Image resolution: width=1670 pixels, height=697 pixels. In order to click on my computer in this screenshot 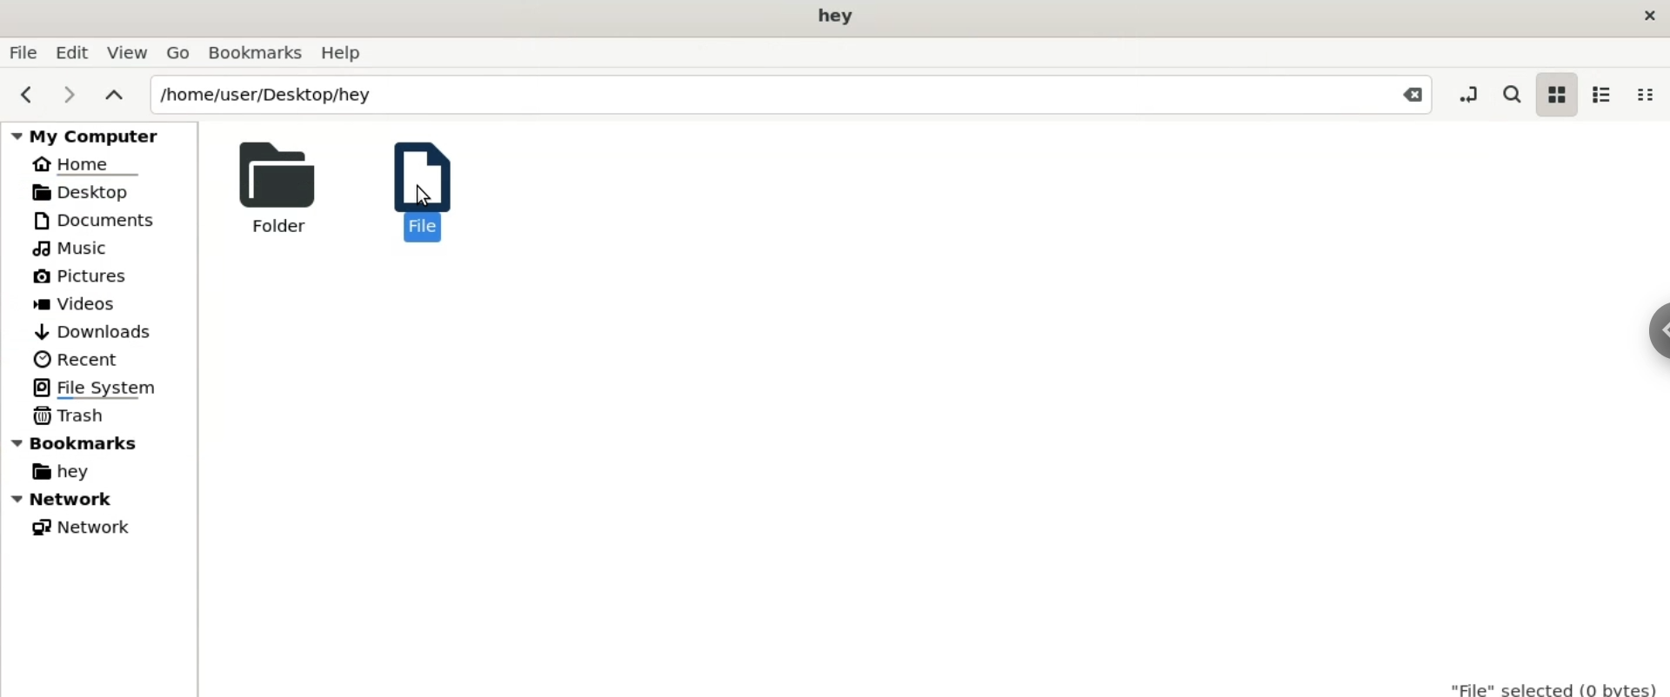, I will do `click(102, 132)`.